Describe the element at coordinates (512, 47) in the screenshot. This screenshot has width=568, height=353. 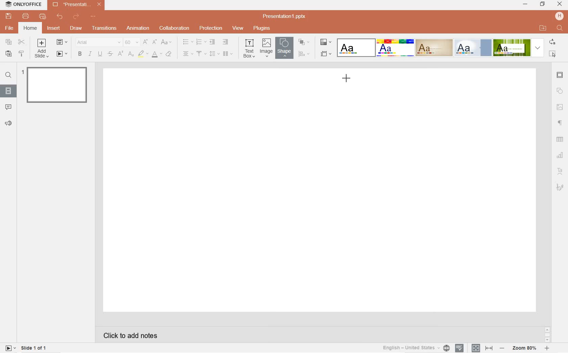
I see `Green Leaf` at that location.